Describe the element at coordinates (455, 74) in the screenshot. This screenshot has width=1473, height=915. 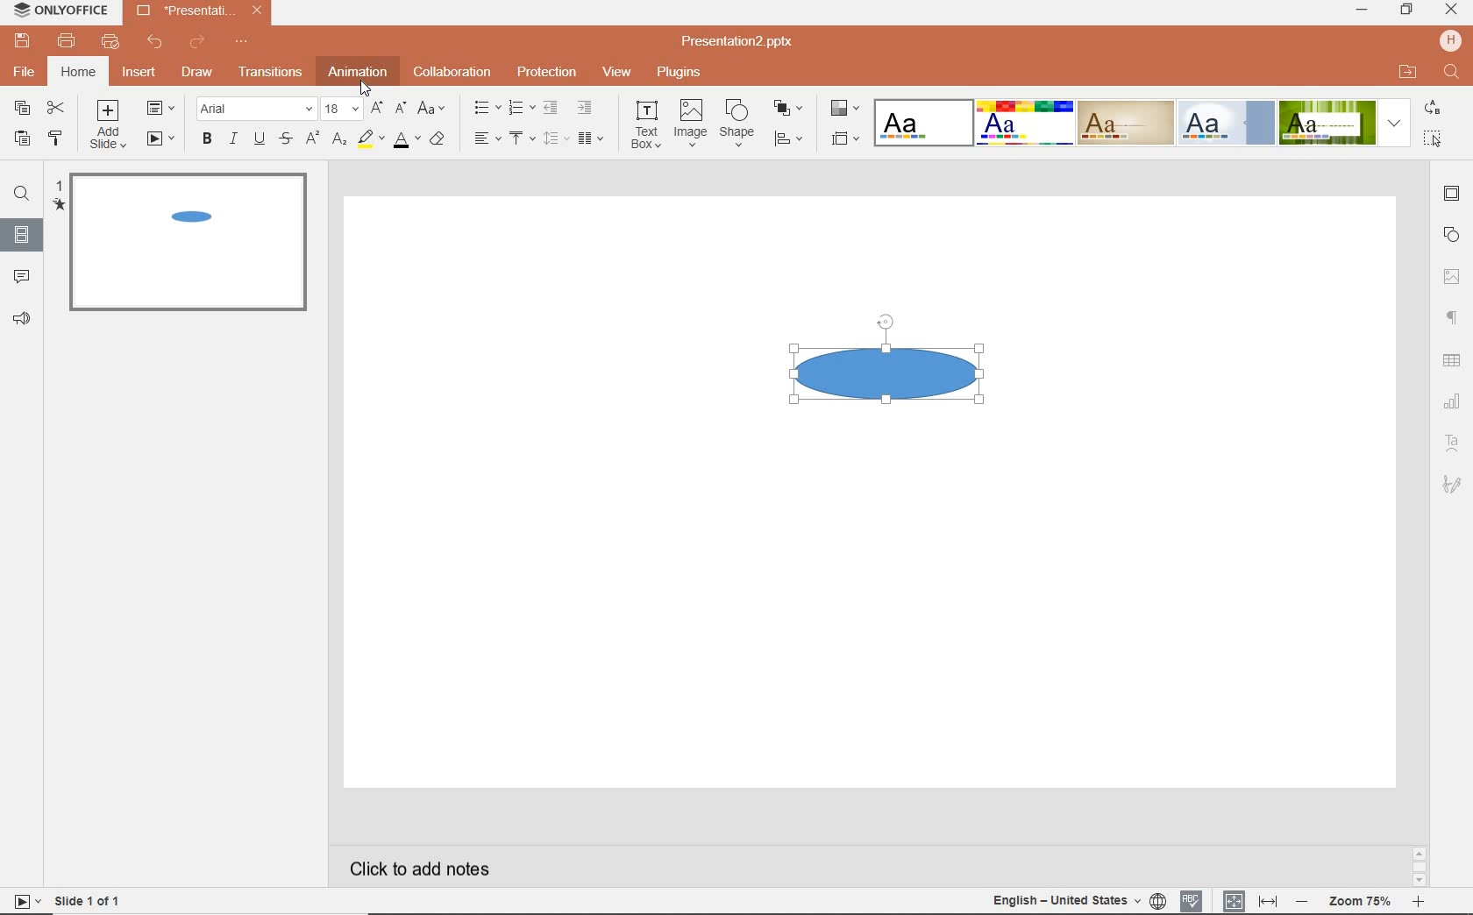
I see `collaboration` at that location.